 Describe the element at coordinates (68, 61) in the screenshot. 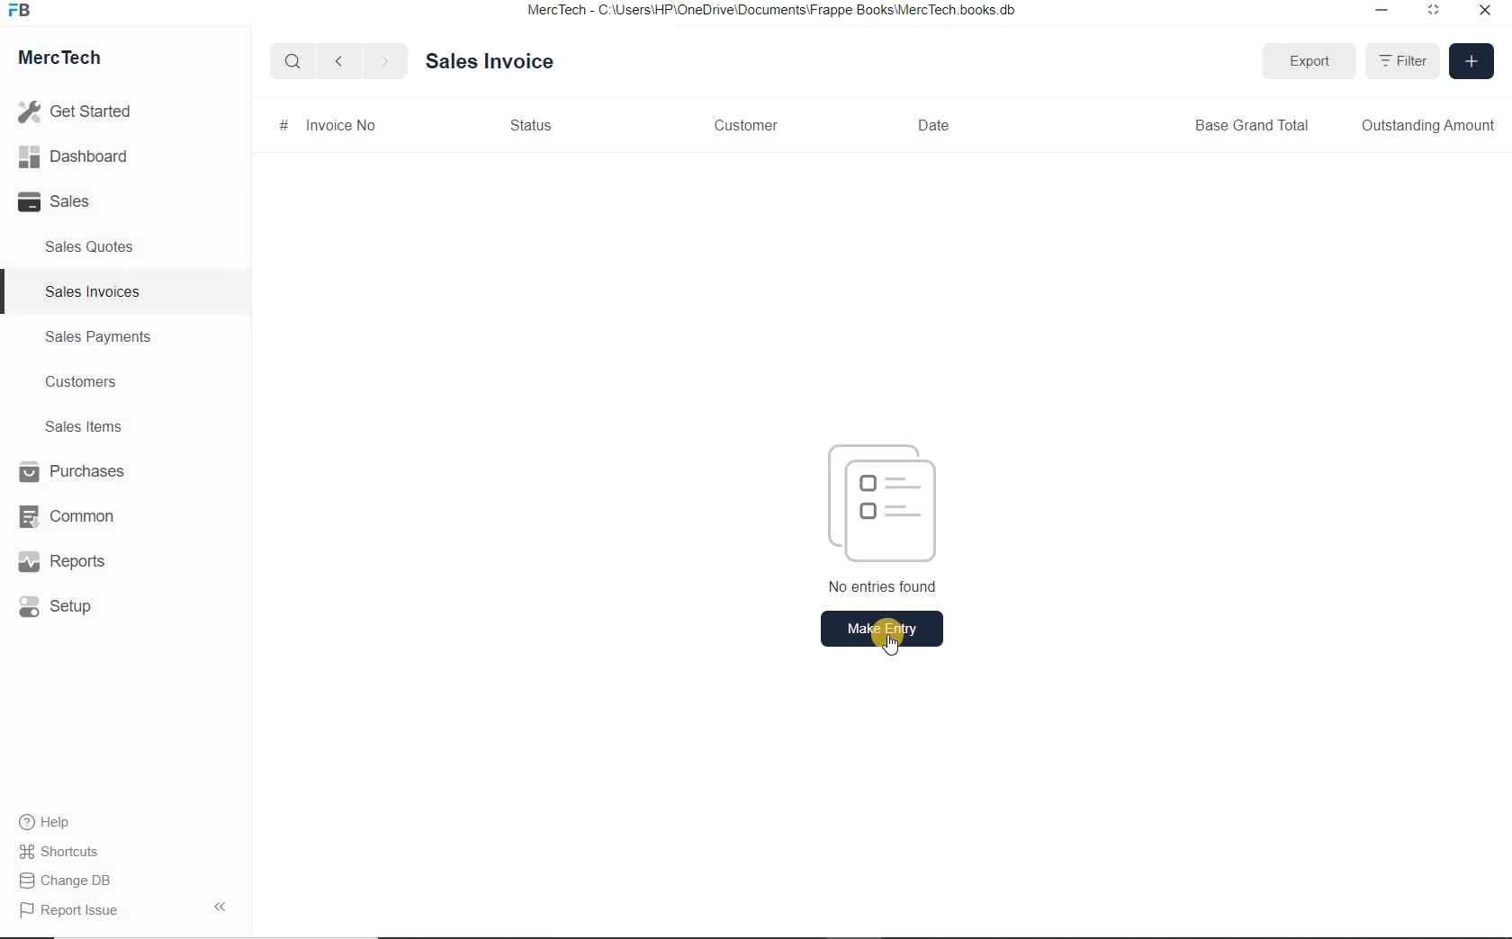

I see `MercTech` at that location.